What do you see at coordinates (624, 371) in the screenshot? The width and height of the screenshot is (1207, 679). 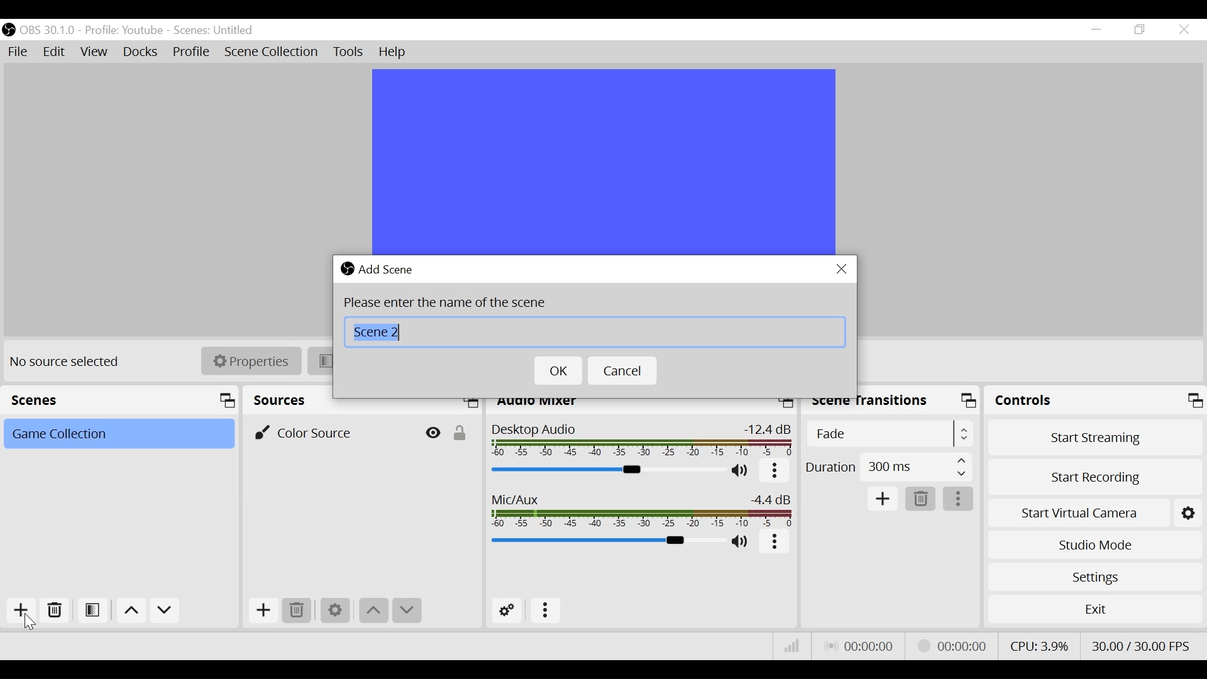 I see `Cancel` at bounding box center [624, 371].